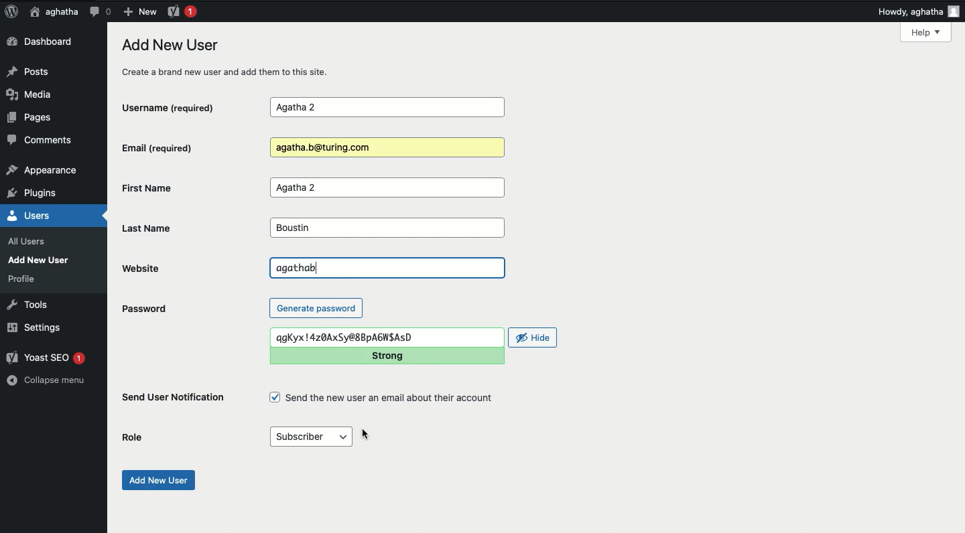  What do you see at coordinates (157, 480) in the screenshot?
I see `Add new user` at bounding box center [157, 480].